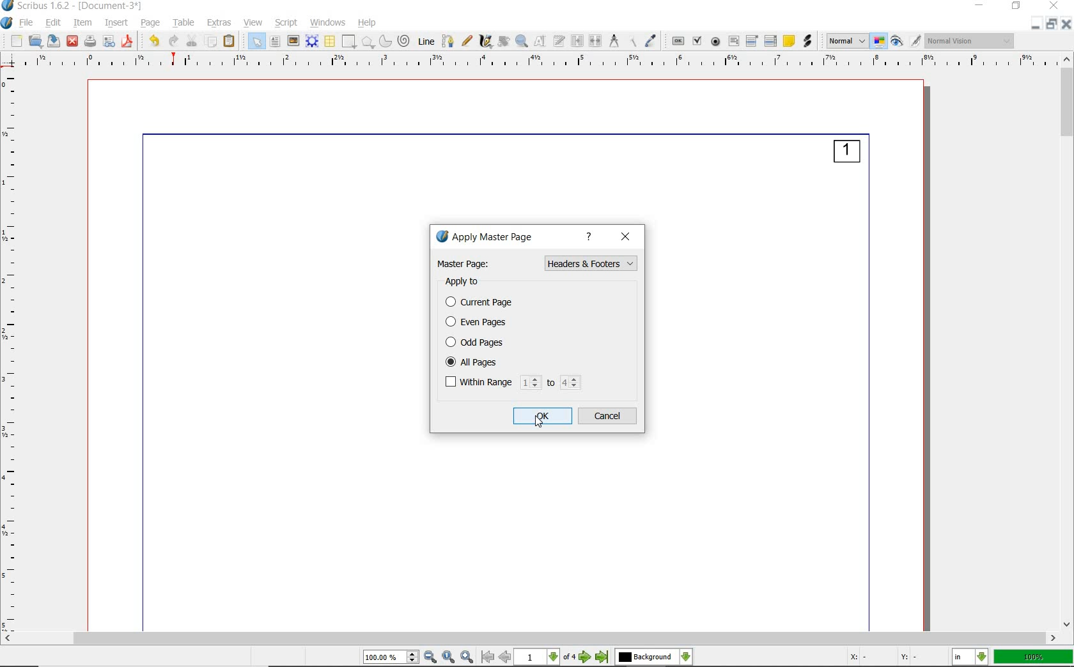 The width and height of the screenshot is (1074, 667). What do you see at coordinates (521, 41) in the screenshot?
I see `zoom in or zoom out` at bounding box center [521, 41].